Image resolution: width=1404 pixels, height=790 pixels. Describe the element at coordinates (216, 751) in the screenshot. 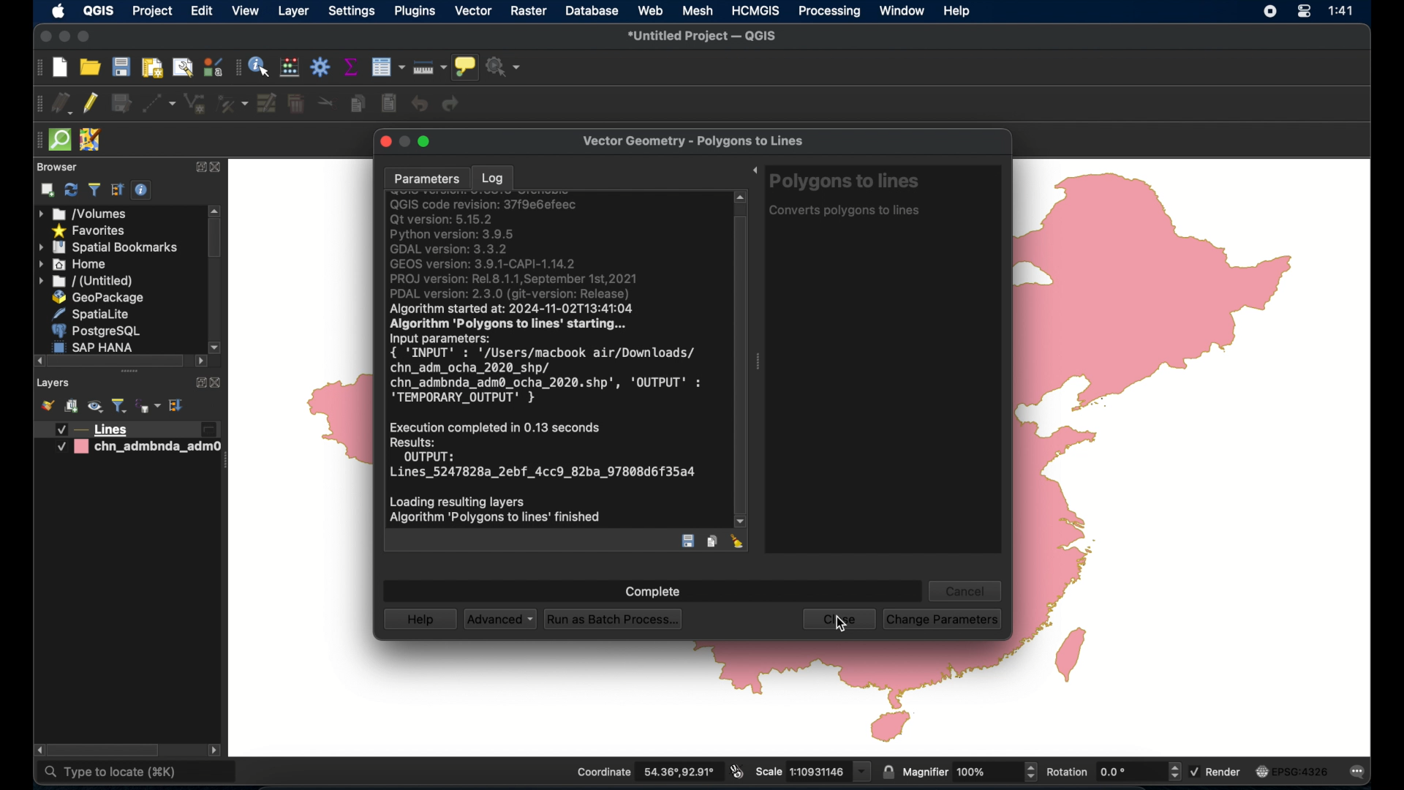

I see `scrol. lleft arrow` at that location.